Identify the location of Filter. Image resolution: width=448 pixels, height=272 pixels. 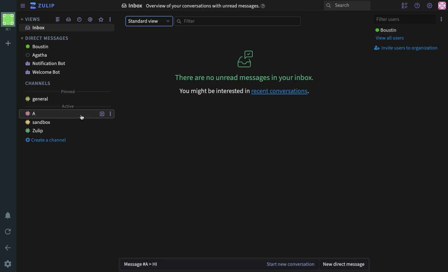
(238, 21).